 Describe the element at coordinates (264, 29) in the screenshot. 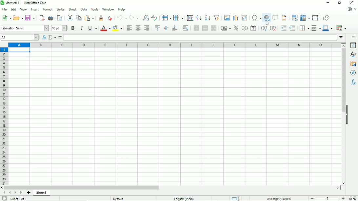

I see `Add decimal place` at that location.